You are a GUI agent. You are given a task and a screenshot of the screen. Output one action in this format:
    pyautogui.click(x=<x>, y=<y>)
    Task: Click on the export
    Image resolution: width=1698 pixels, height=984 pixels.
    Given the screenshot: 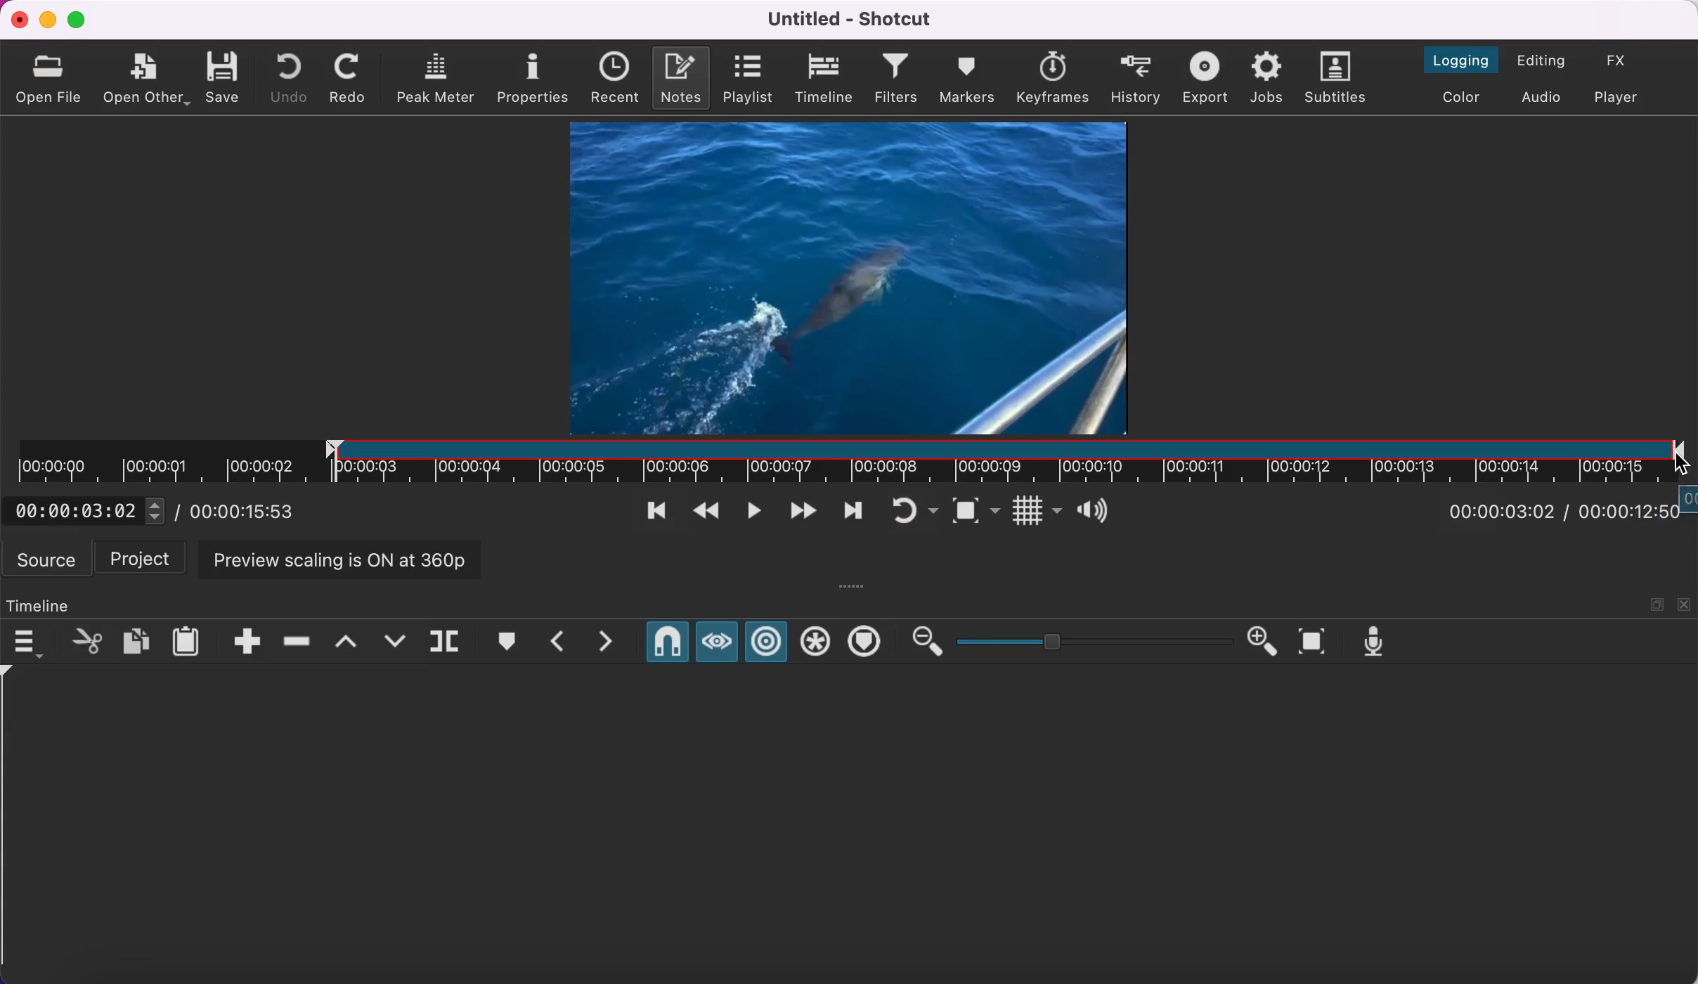 What is the action you would take?
    pyautogui.click(x=1203, y=78)
    